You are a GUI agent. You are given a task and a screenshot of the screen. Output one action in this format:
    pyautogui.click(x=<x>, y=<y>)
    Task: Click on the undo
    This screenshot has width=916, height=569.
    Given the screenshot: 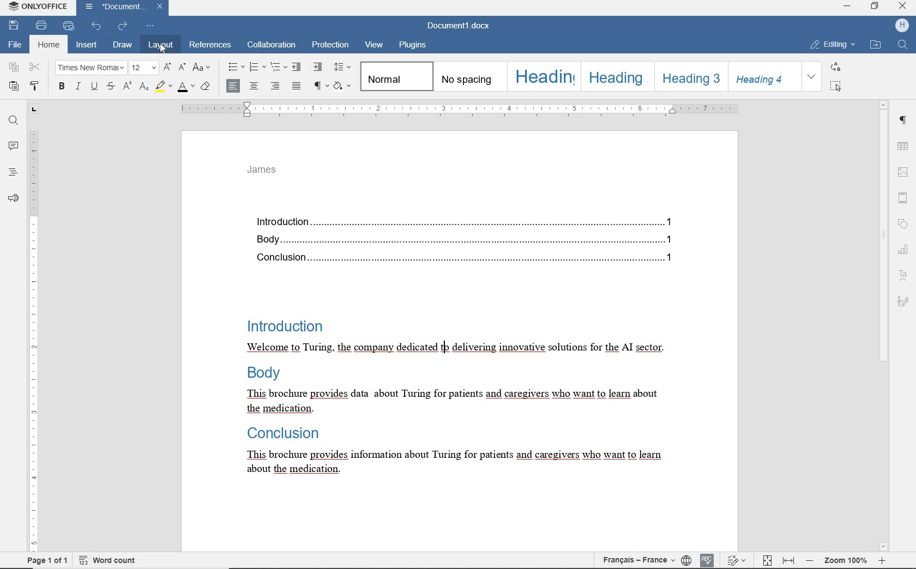 What is the action you would take?
    pyautogui.click(x=97, y=26)
    